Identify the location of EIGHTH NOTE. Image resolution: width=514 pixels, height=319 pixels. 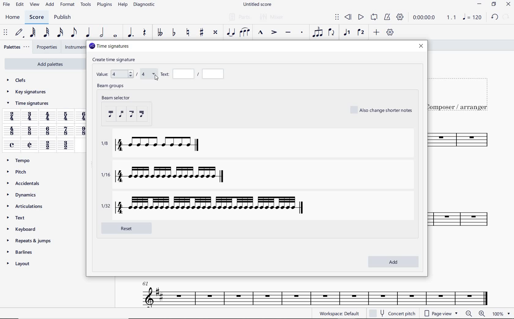
(74, 33).